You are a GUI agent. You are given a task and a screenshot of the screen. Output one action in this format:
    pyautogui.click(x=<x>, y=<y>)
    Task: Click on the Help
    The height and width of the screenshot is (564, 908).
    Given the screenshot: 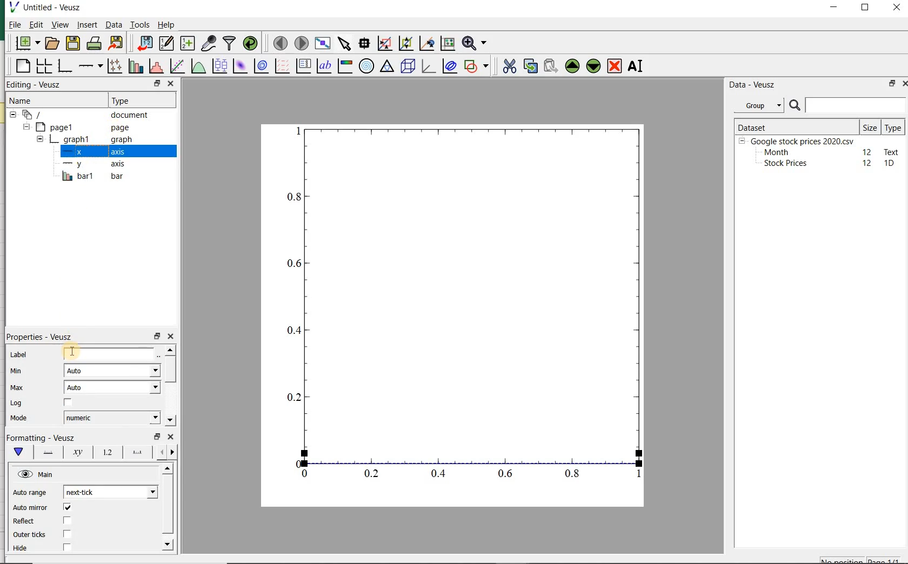 What is the action you would take?
    pyautogui.click(x=168, y=26)
    